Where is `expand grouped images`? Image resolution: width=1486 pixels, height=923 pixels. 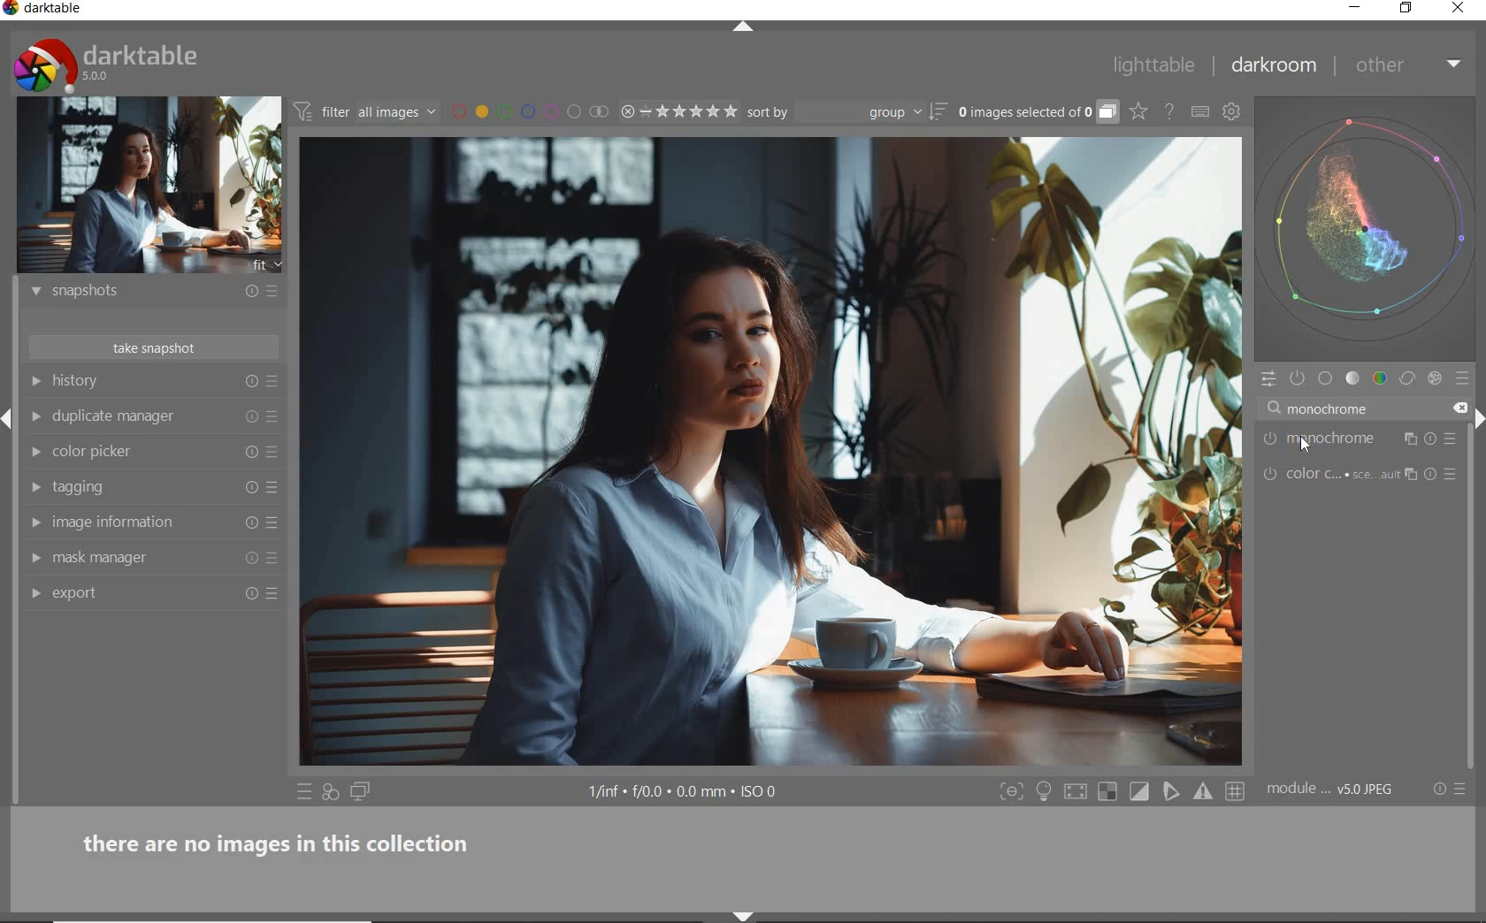
expand grouped images is located at coordinates (1037, 113).